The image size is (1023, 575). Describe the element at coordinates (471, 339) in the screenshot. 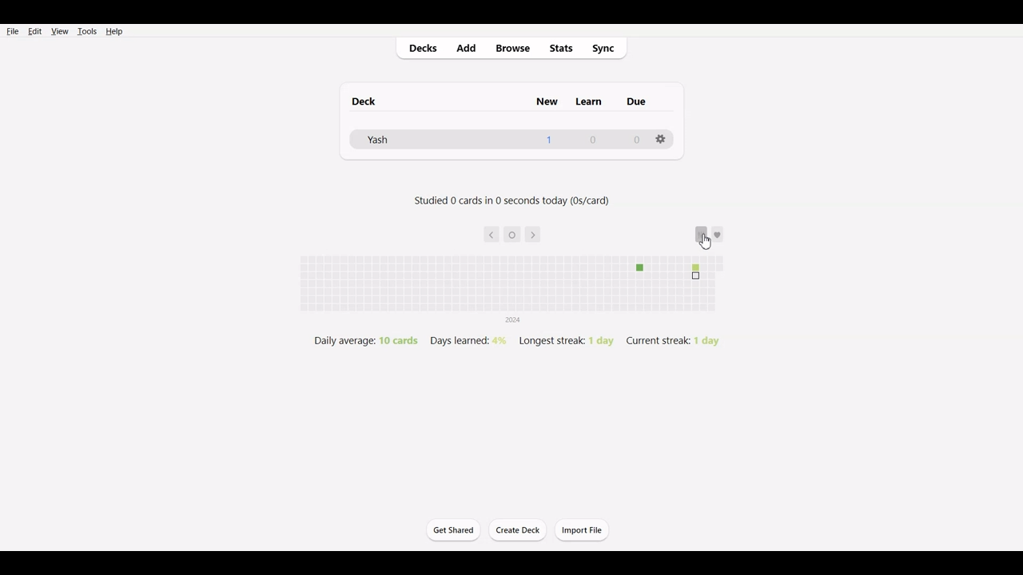

I see `Days learned: 4%` at that location.